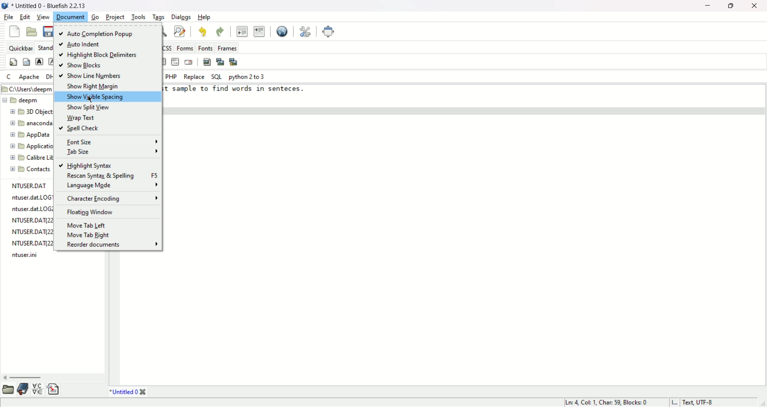 Image resolution: width=767 pixels, height=407 pixels. I want to click on NTUSER.DAT{221283a0-2361-11ee-, so click(32, 221).